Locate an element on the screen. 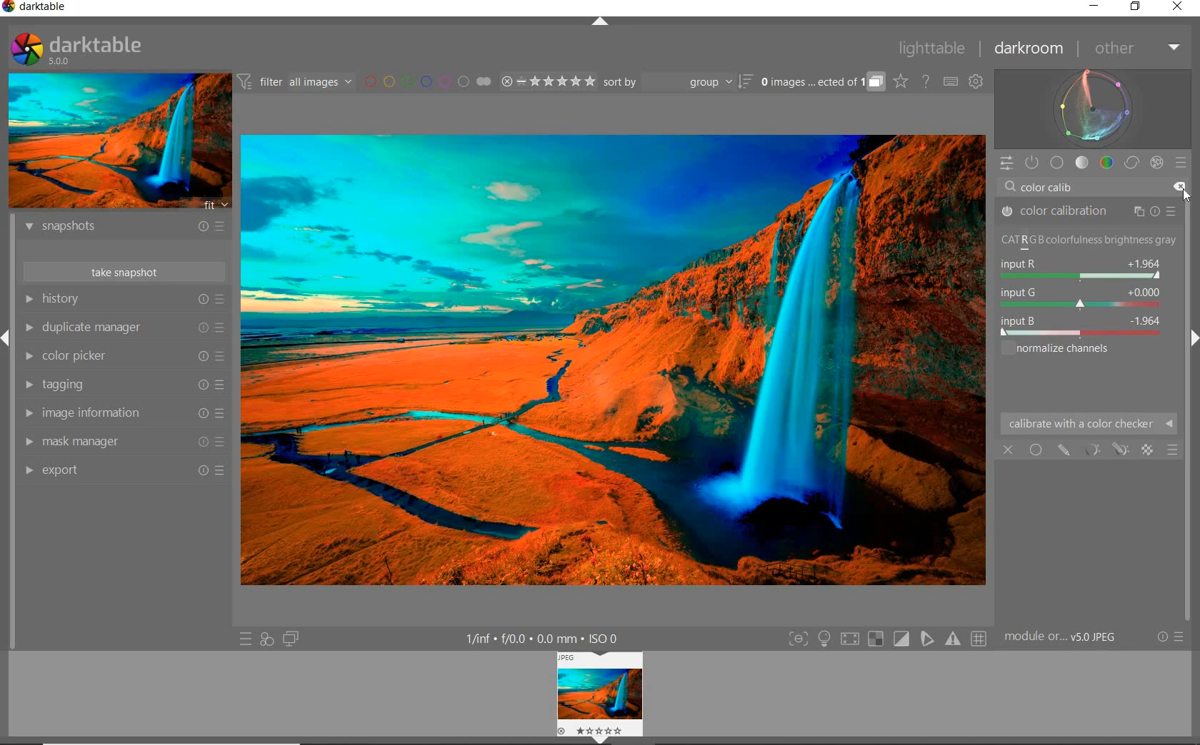 The height and width of the screenshot is (745, 1200). INPUT VALUE is located at coordinates (1057, 186).